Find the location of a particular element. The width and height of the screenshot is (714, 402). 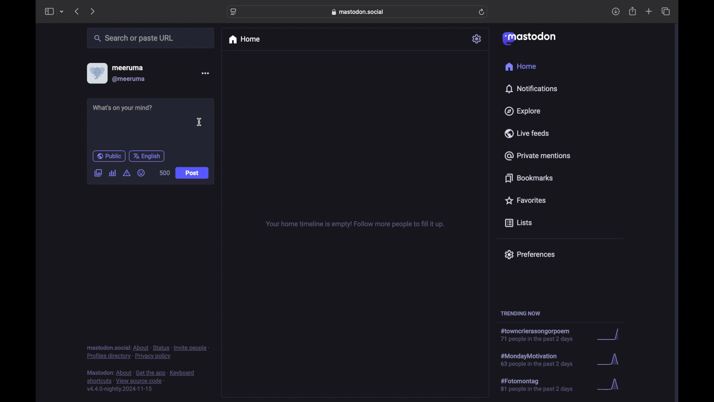

tab group picker is located at coordinates (62, 11).